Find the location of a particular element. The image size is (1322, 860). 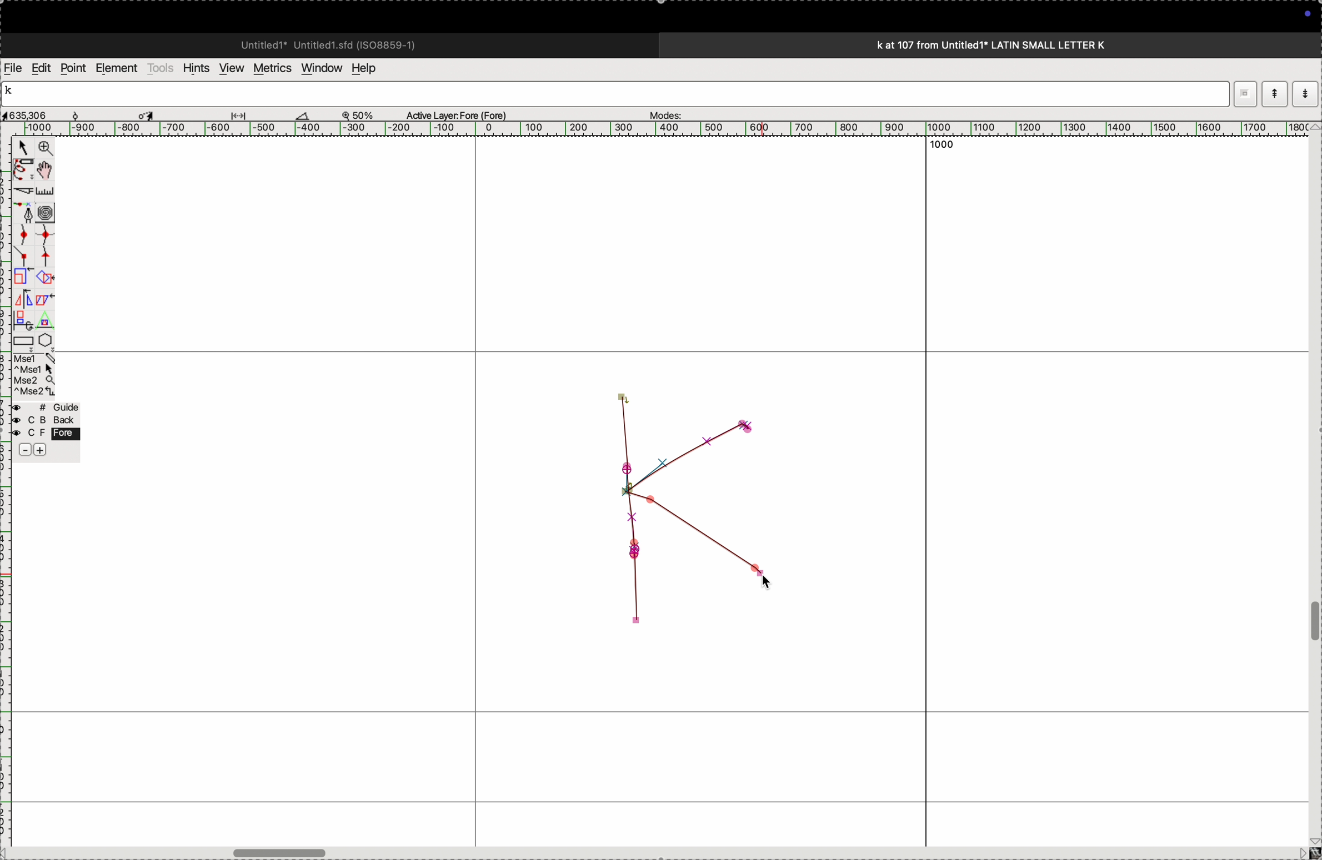

fill is located at coordinates (47, 276).